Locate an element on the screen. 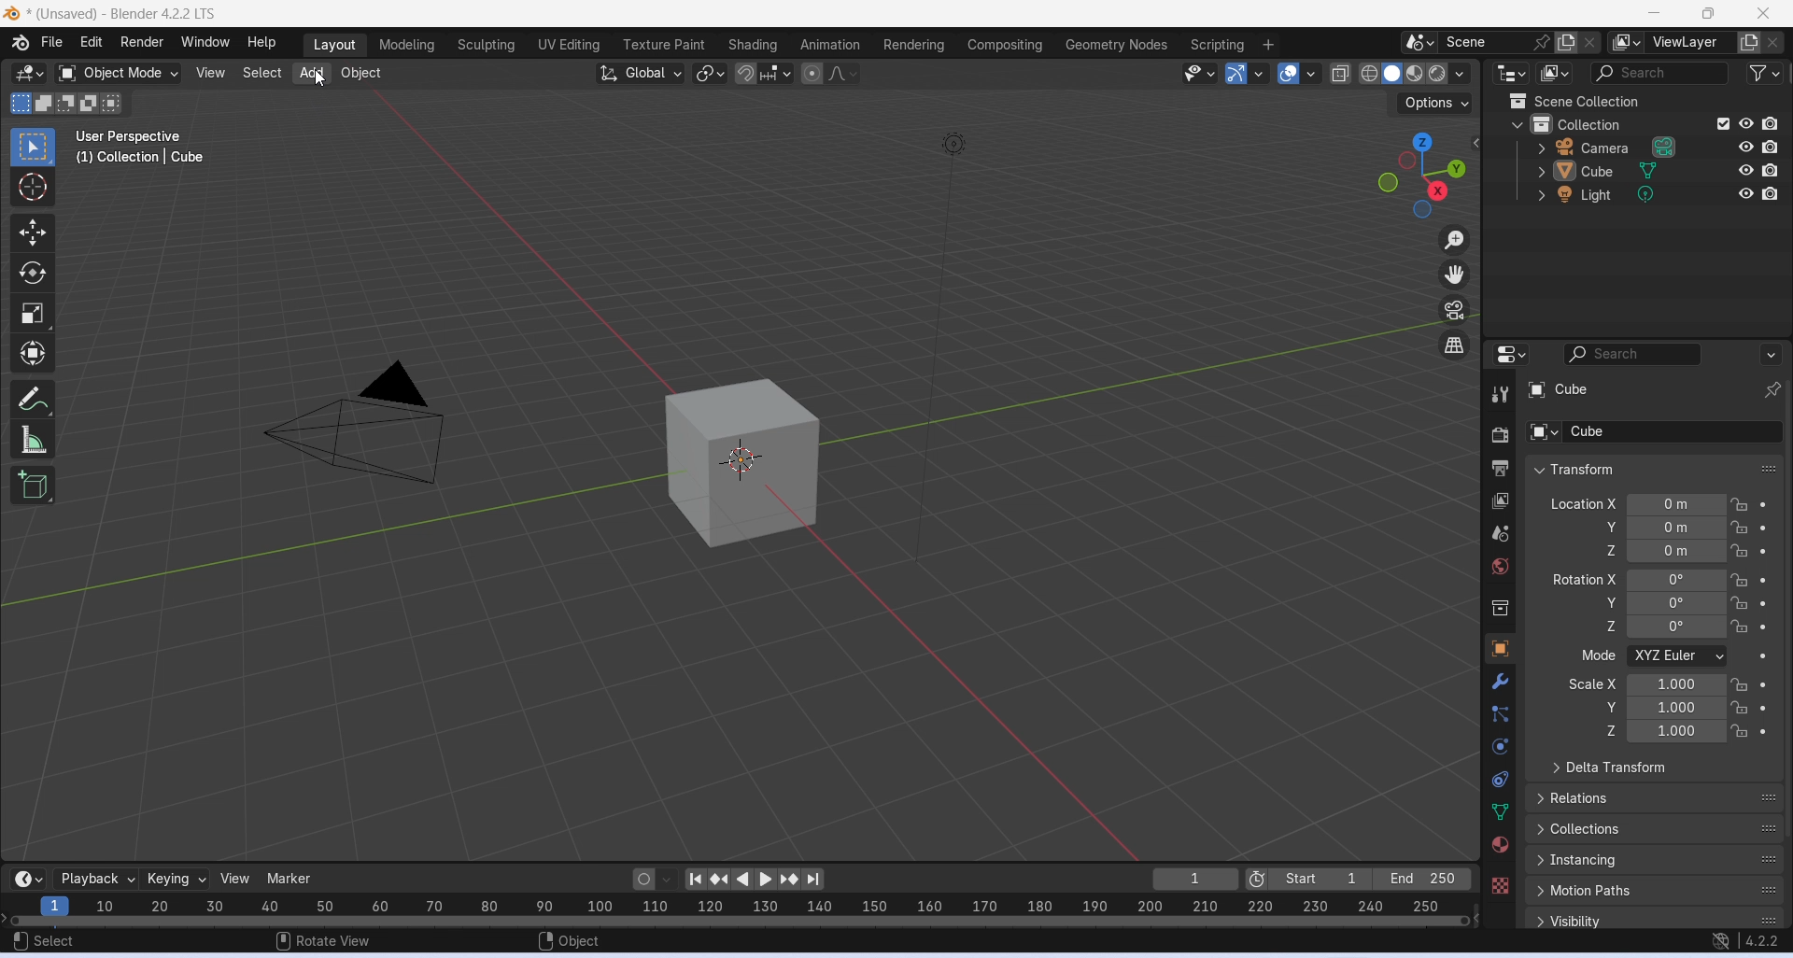 The image size is (1793, 958). euler rotation is located at coordinates (1676, 627).